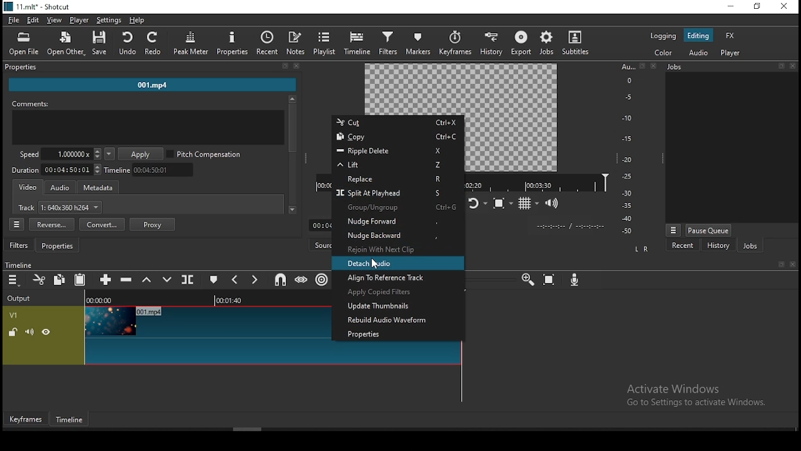  Describe the element at coordinates (663, 52) in the screenshot. I see `color` at that location.